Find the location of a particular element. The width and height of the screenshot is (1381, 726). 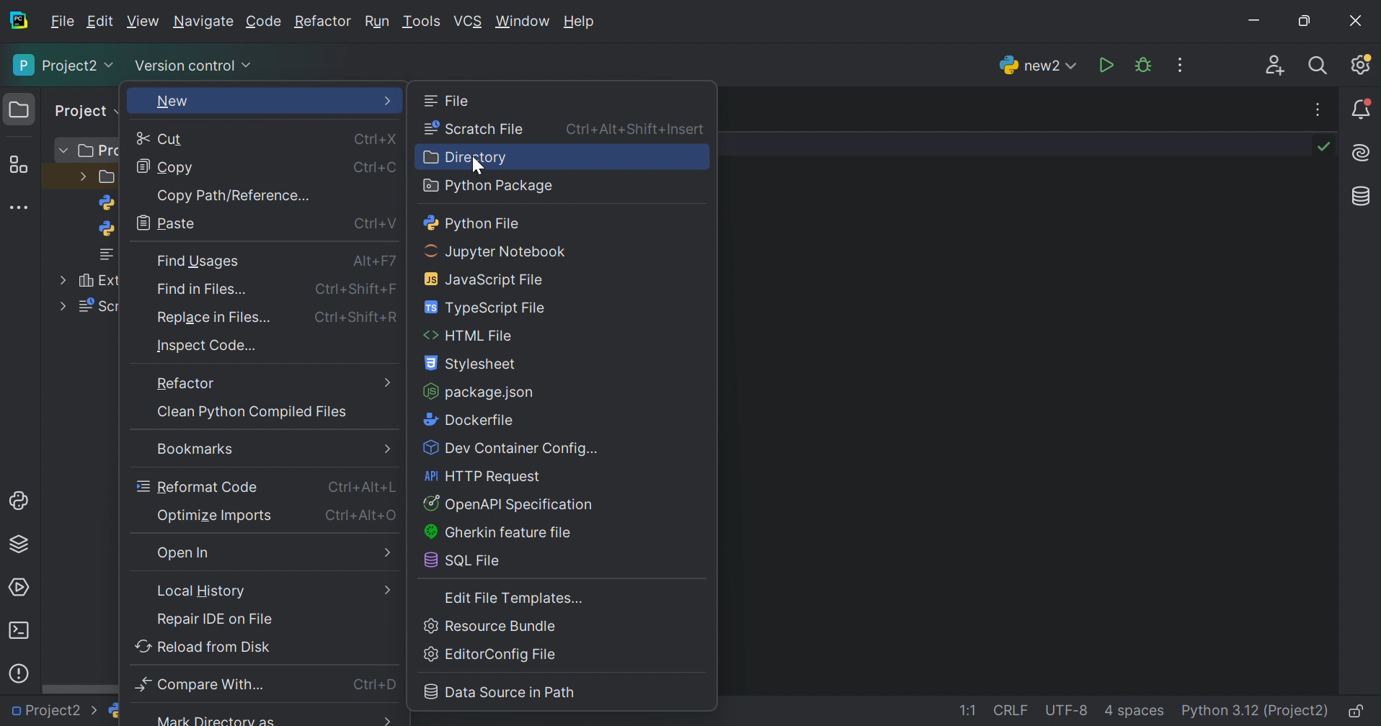

More actions is located at coordinates (1182, 64).